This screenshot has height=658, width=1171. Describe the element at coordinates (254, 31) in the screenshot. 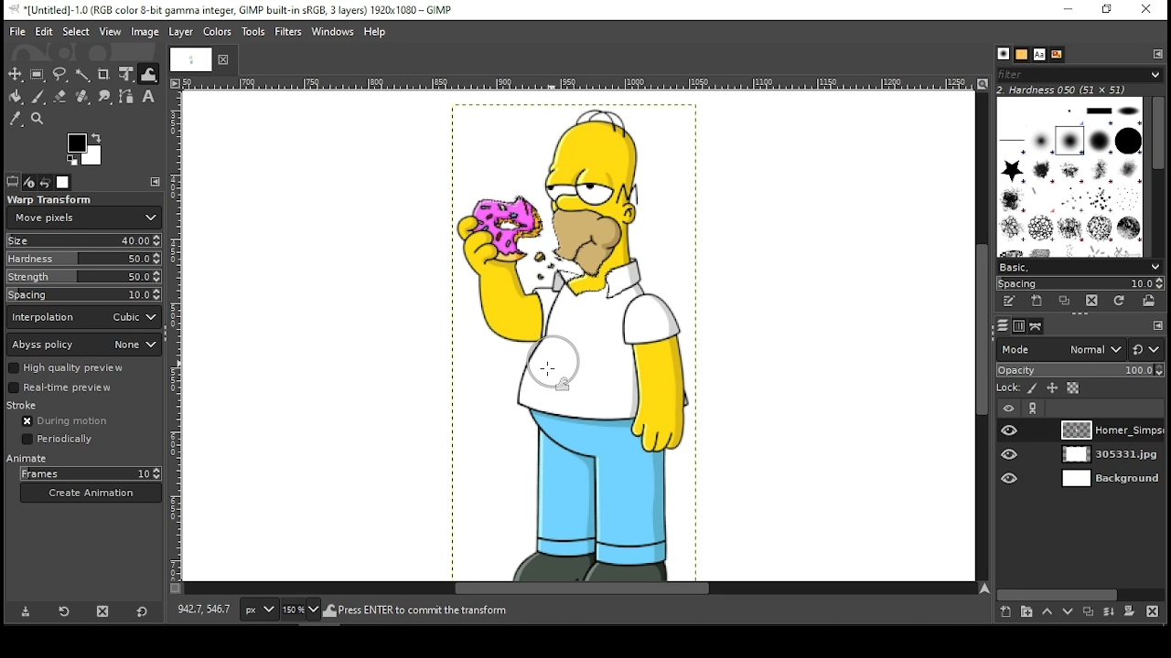

I see `tools` at that location.